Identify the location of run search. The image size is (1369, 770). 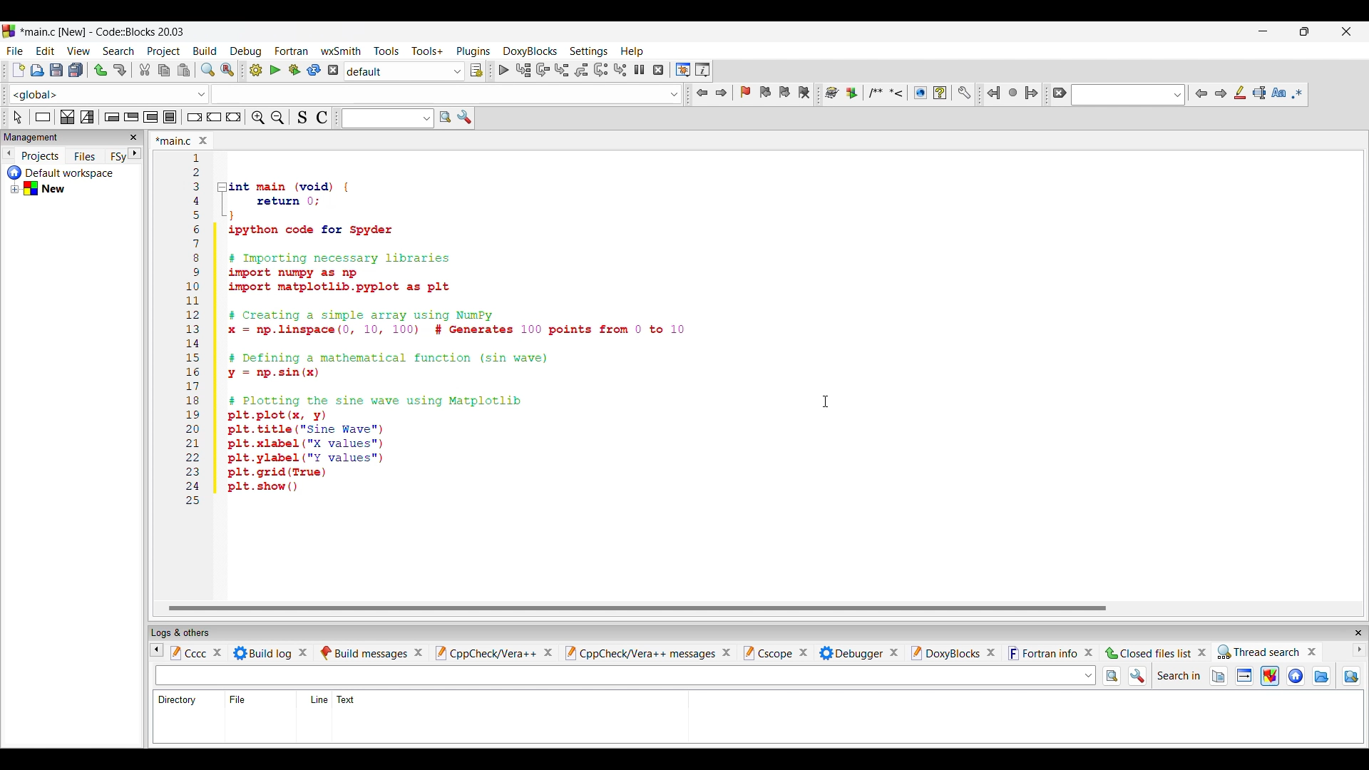
(448, 117).